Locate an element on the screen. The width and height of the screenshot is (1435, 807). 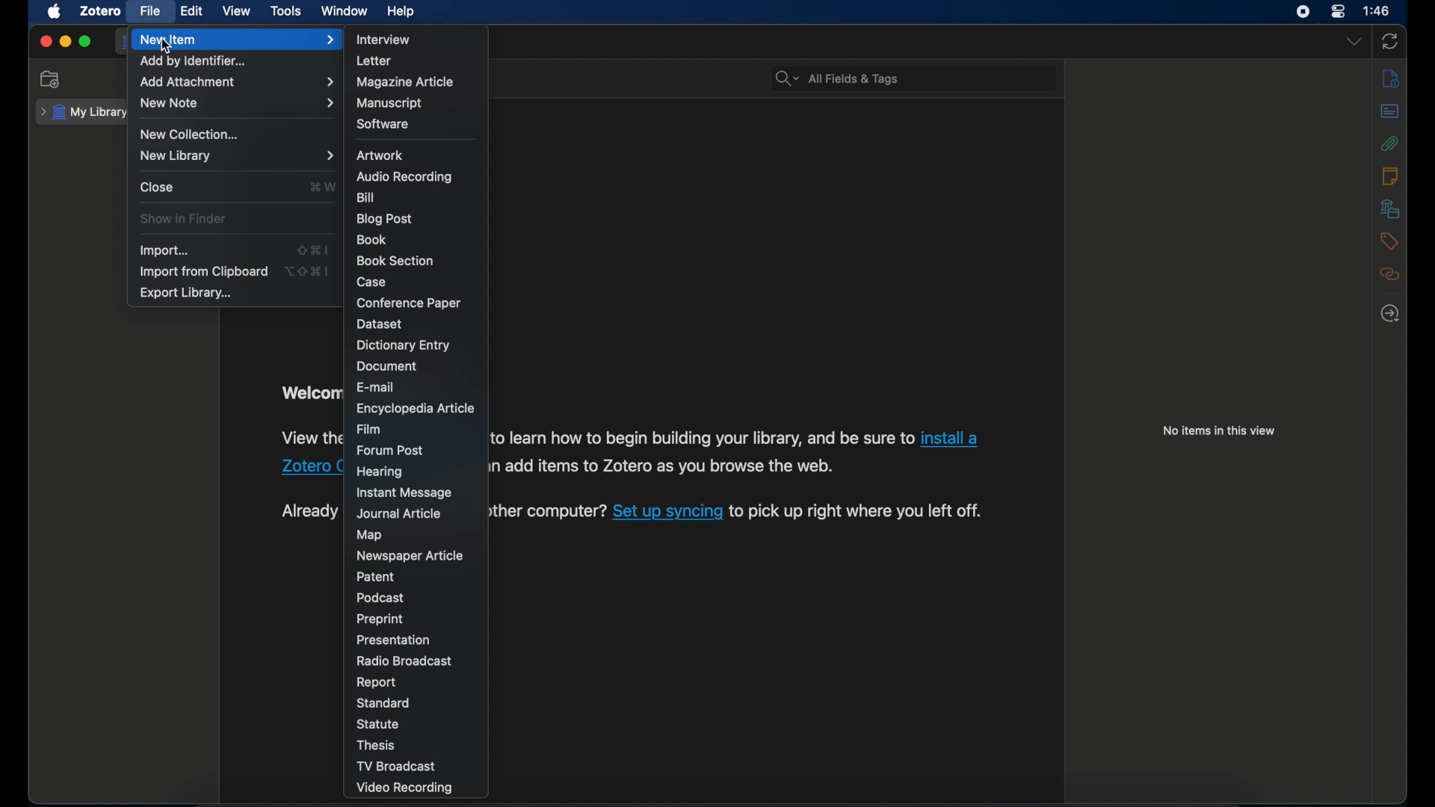
artwork is located at coordinates (380, 155).